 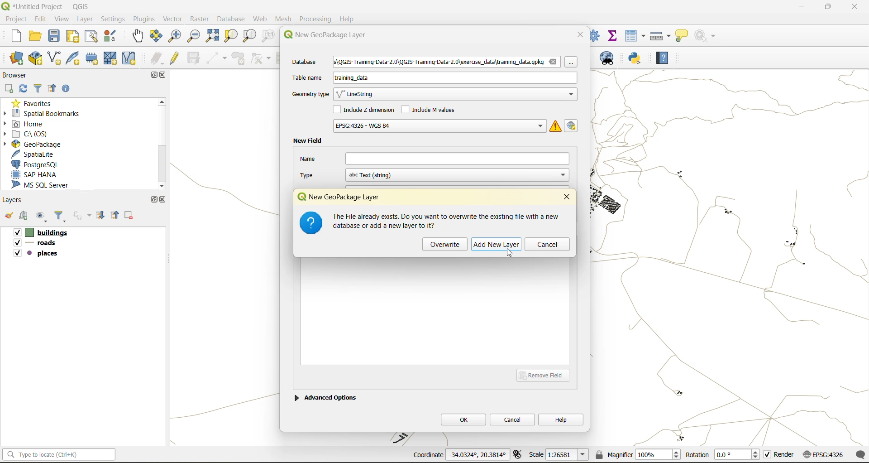 I want to click on places, so click(x=36, y=255).